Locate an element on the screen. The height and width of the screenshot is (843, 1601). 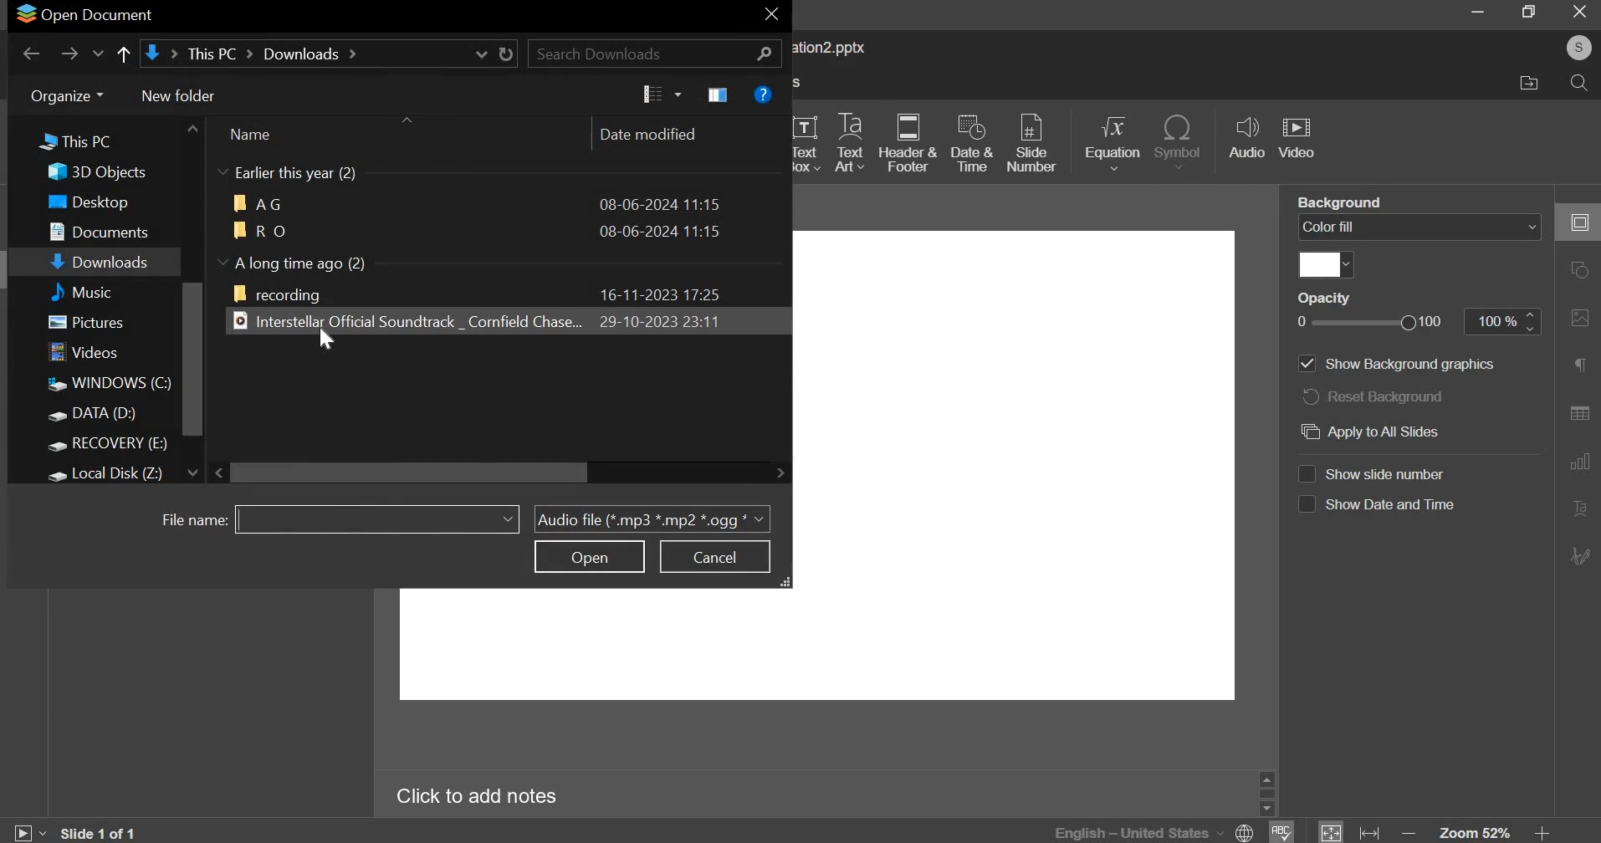
slider from 0 to 100 is located at coordinates (1368, 321).